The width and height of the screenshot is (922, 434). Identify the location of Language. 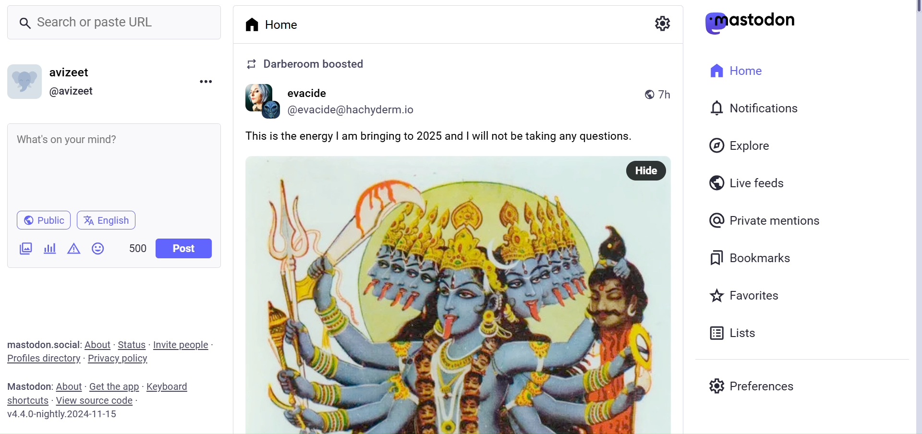
(106, 219).